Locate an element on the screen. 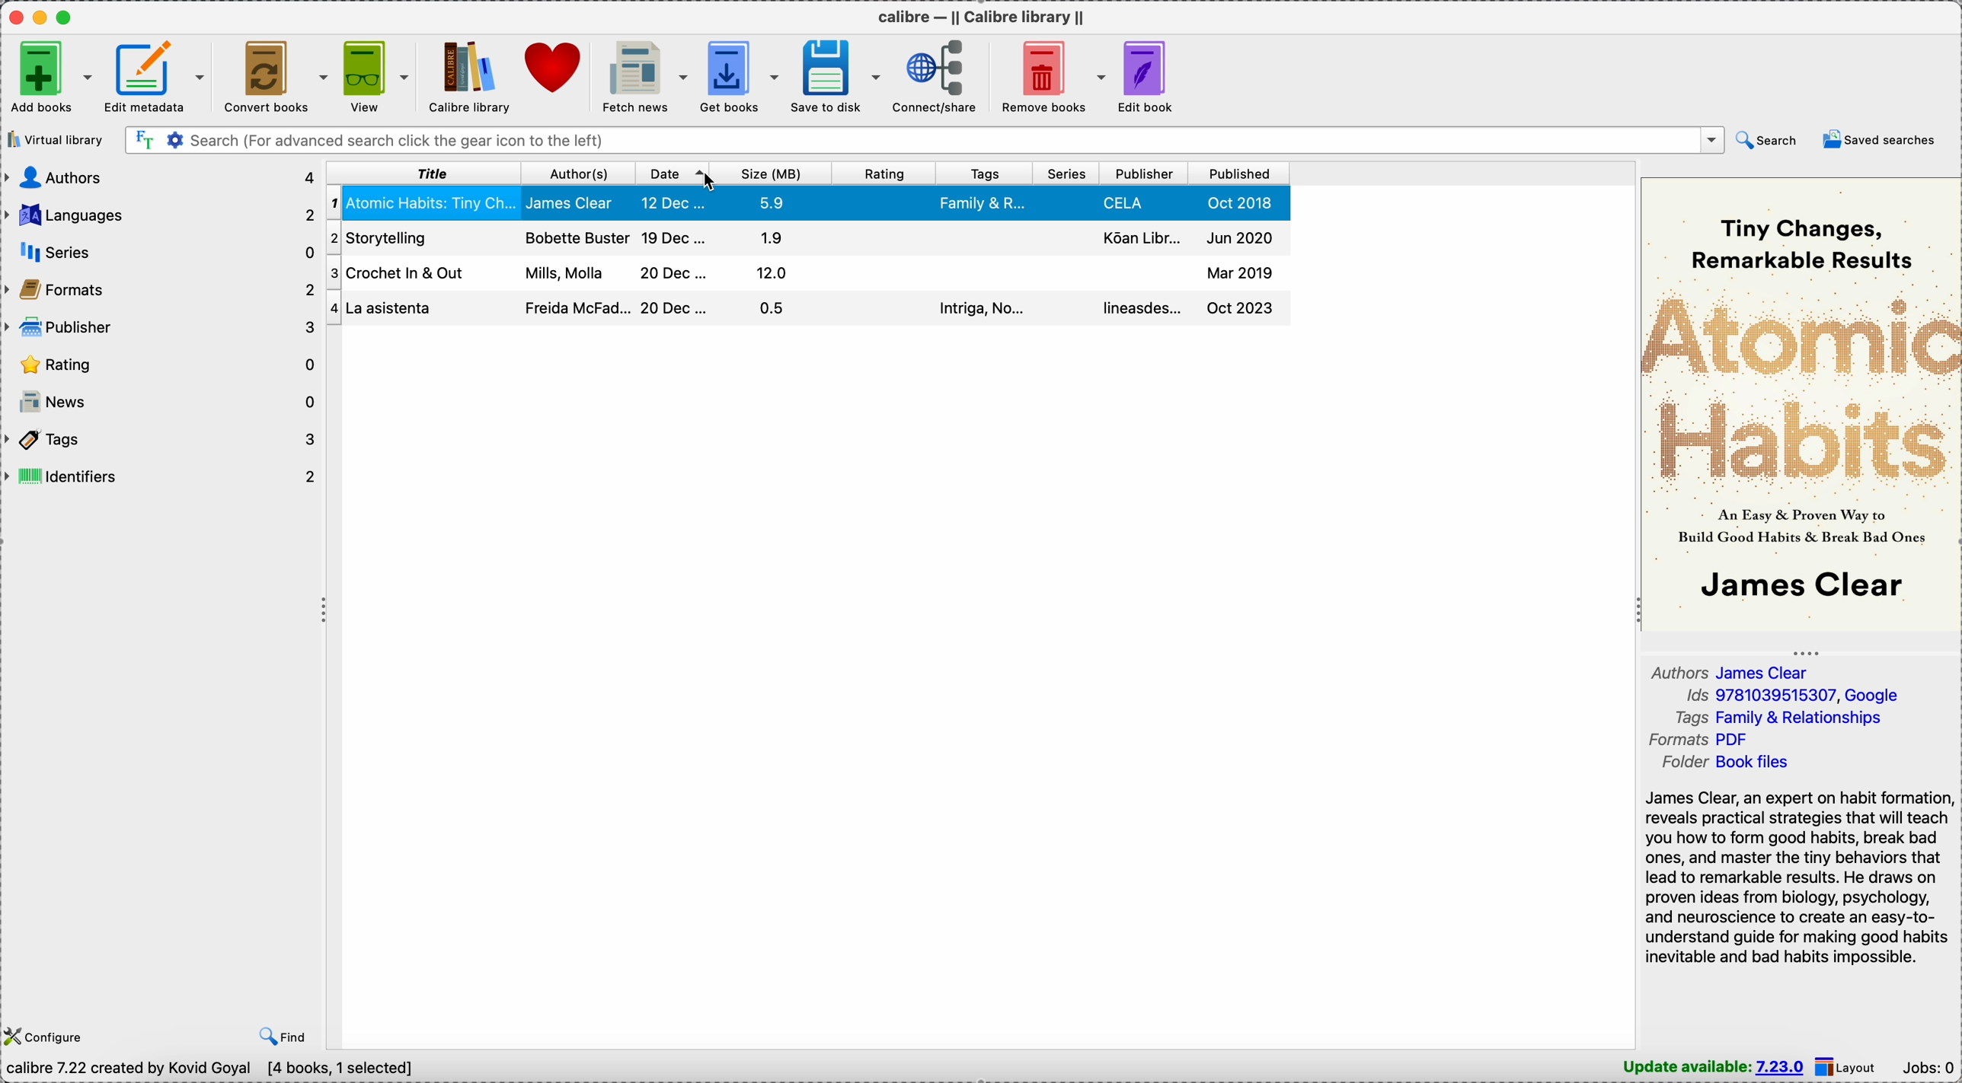 Image resolution: width=1962 pixels, height=1083 pixels. Ids 9781039515307, Google is located at coordinates (1791, 695).